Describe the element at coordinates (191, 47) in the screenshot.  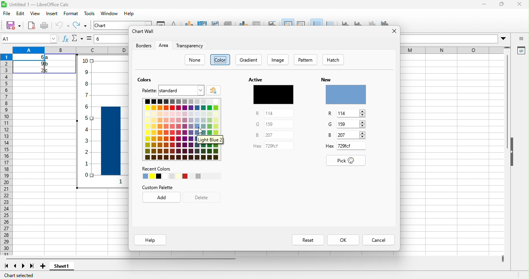
I see `transparency` at that location.